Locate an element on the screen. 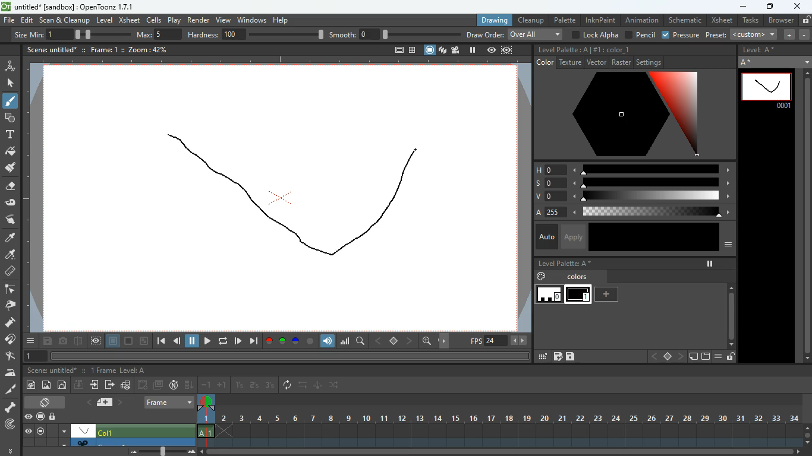 The height and width of the screenshot is (456, 812). expand is located at coordinates (805, 60).